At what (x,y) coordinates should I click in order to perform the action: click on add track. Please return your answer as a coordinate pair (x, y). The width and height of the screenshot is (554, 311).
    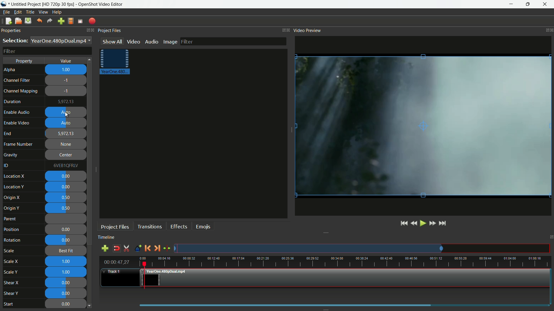
    Looking at the image, I should click on (105, 248).